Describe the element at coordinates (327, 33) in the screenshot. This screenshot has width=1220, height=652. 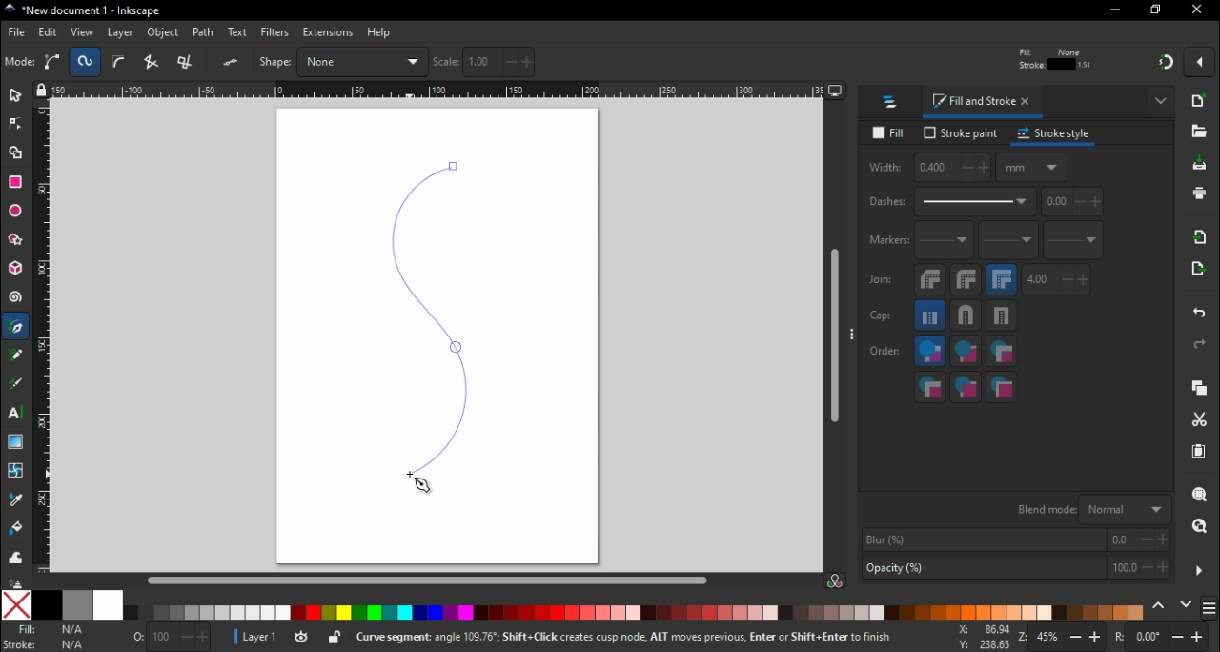
I see `extensions` at that location.